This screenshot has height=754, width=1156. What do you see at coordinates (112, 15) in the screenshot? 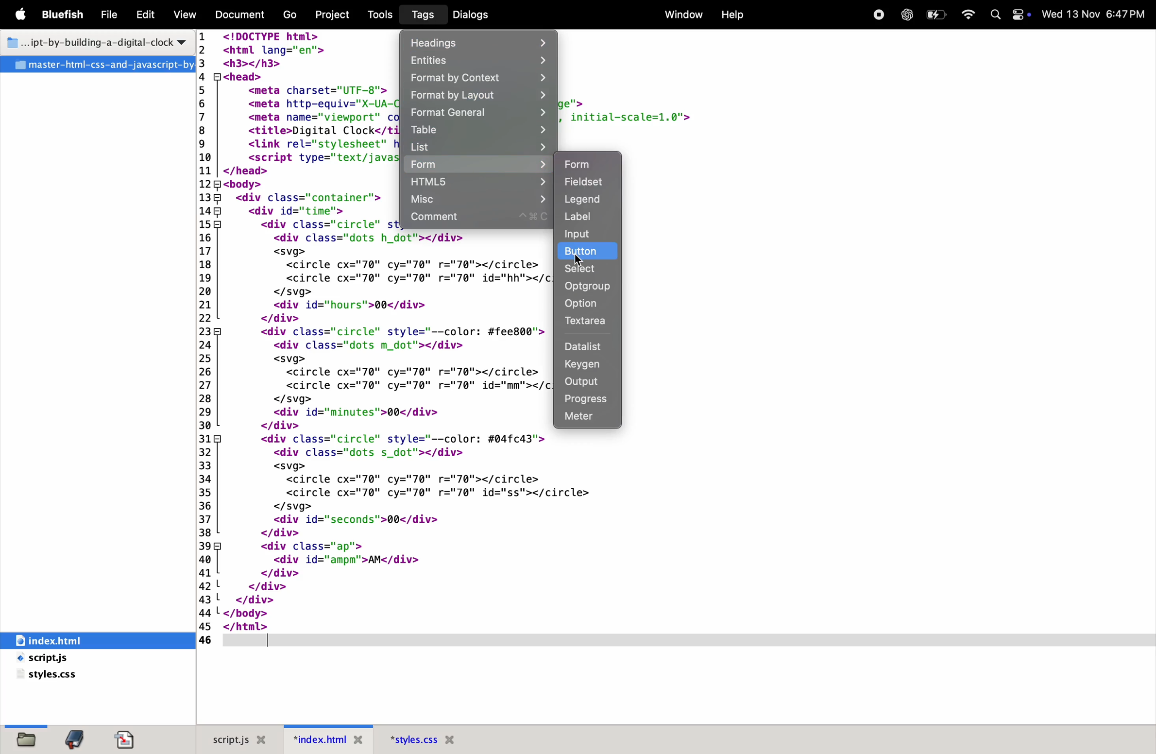
I see `File` at bounding box center [112, 15].